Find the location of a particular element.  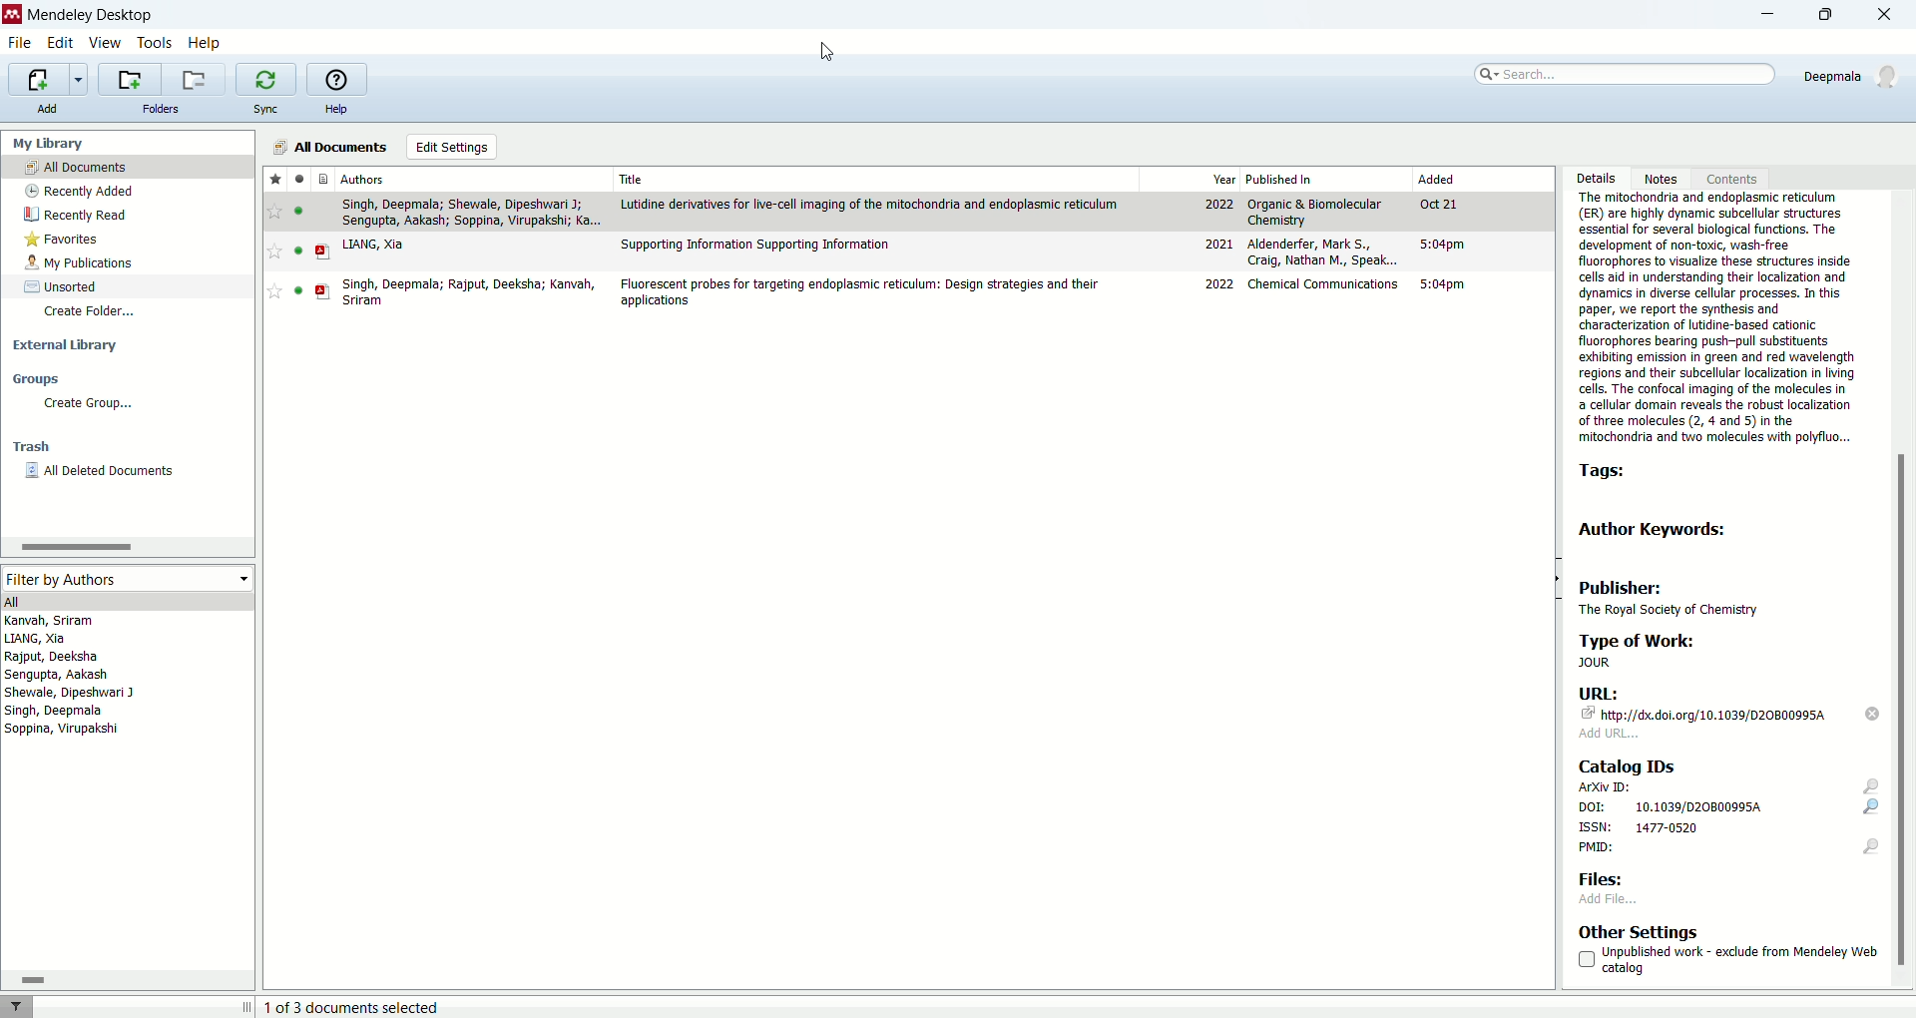

document type is located at coordinates (325, 178).